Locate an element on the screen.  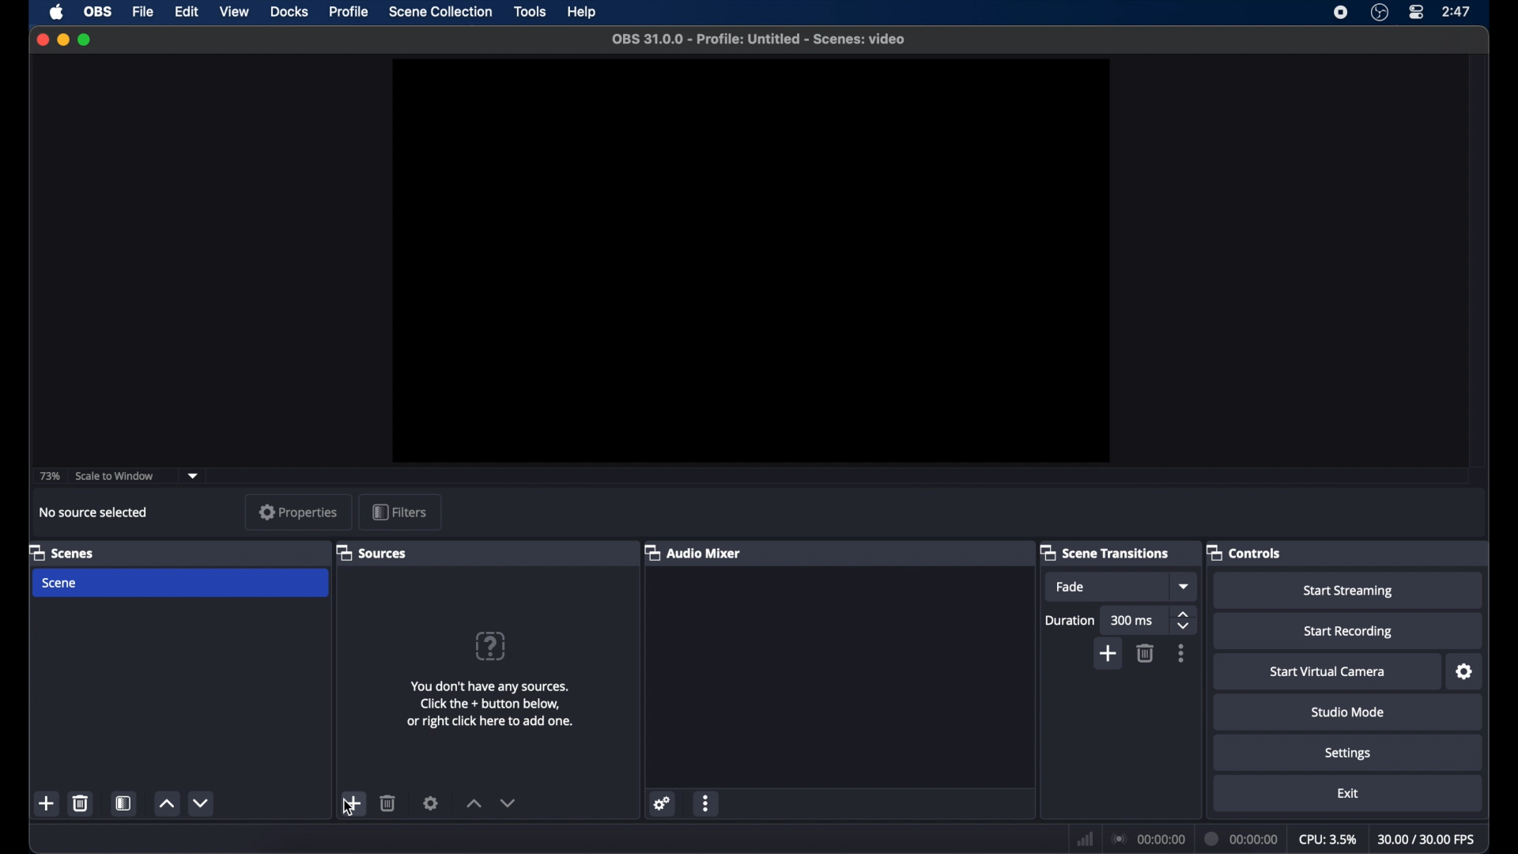
settings is located at coordinates (663, 803).